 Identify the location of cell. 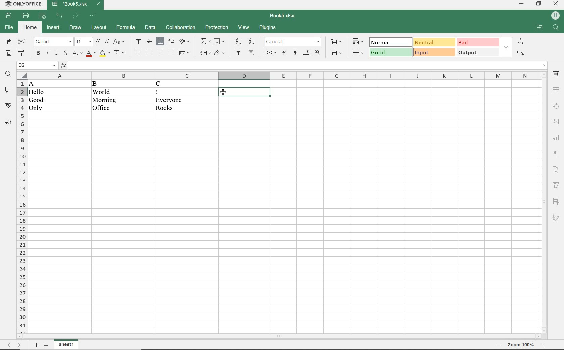
(244, 92).